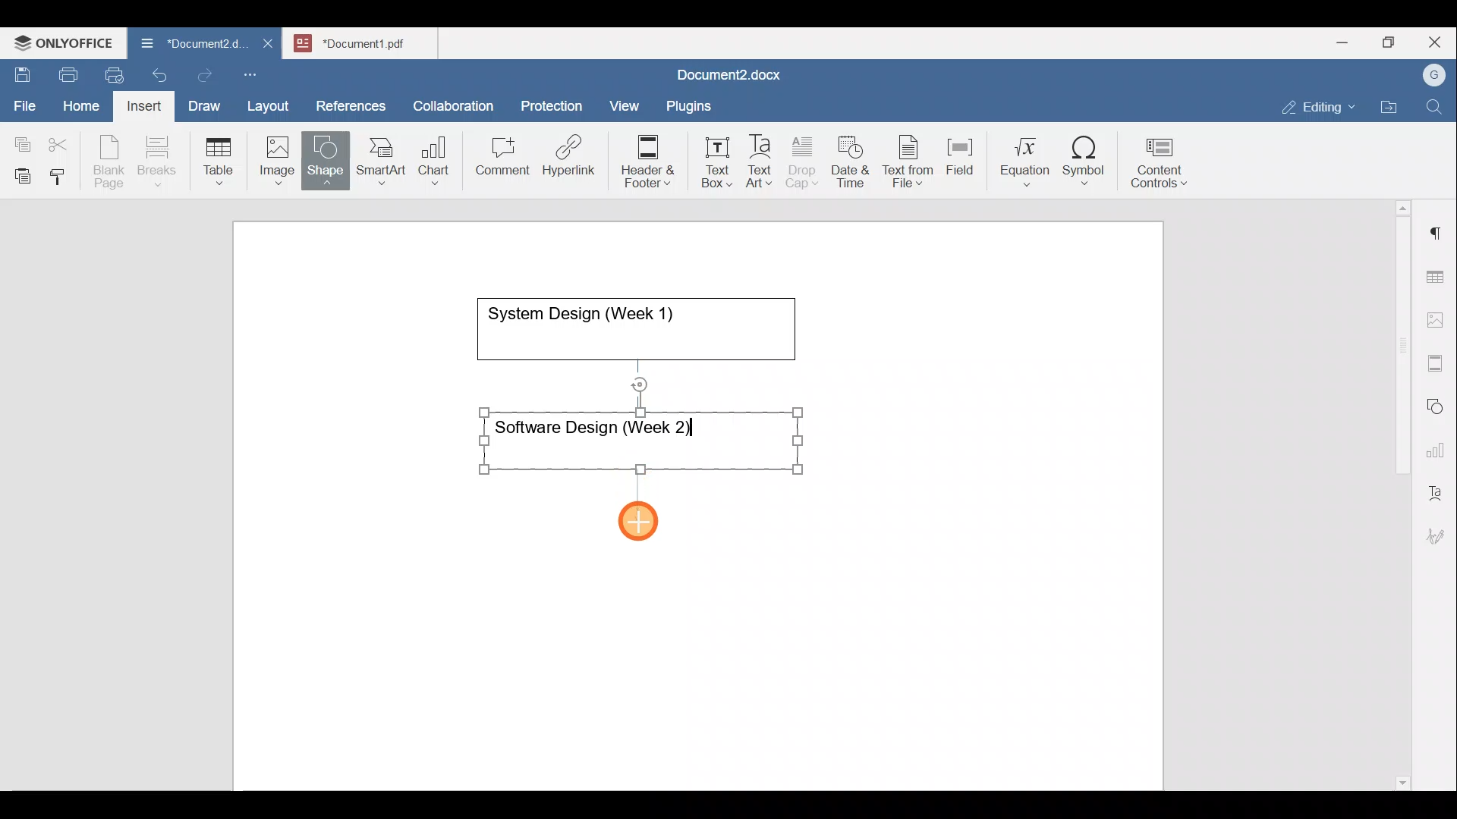 The image size is (1457, 819). I want to click on Chart settings, so click(1439, 444).